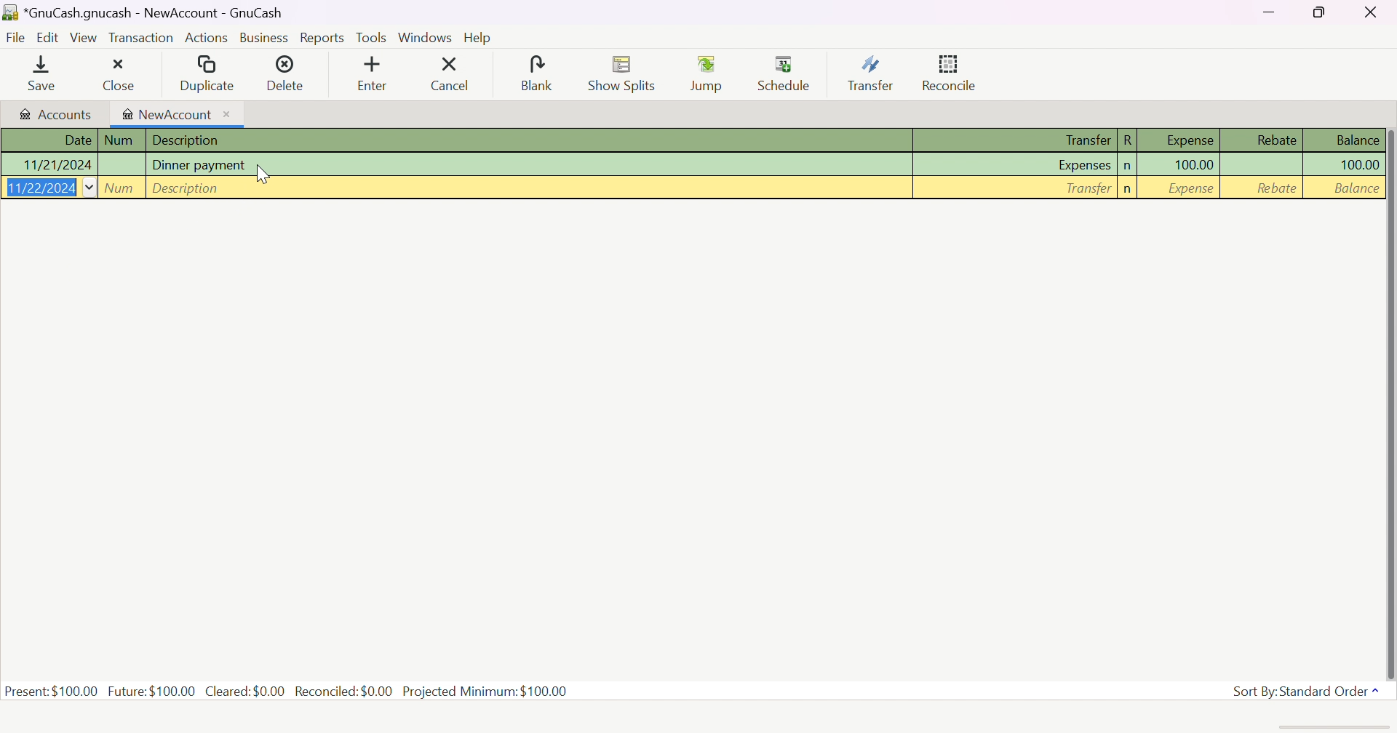 This screenshot has height=733, width=1397. I want to click on Future: $0.00, so click(154, 689).